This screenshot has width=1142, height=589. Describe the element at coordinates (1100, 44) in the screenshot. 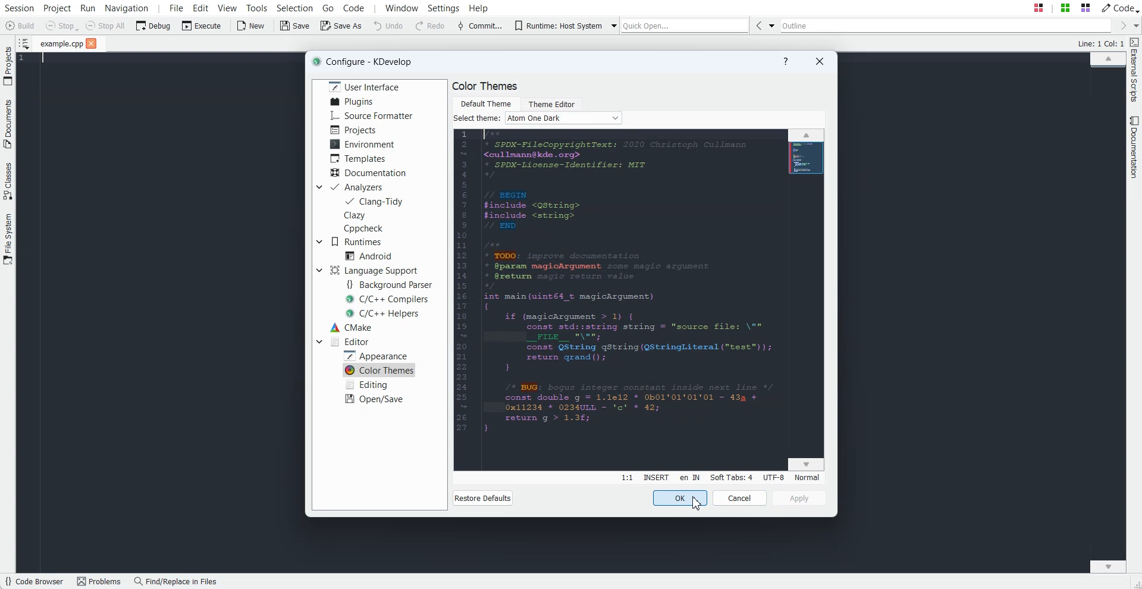

I see `Text` at that location.